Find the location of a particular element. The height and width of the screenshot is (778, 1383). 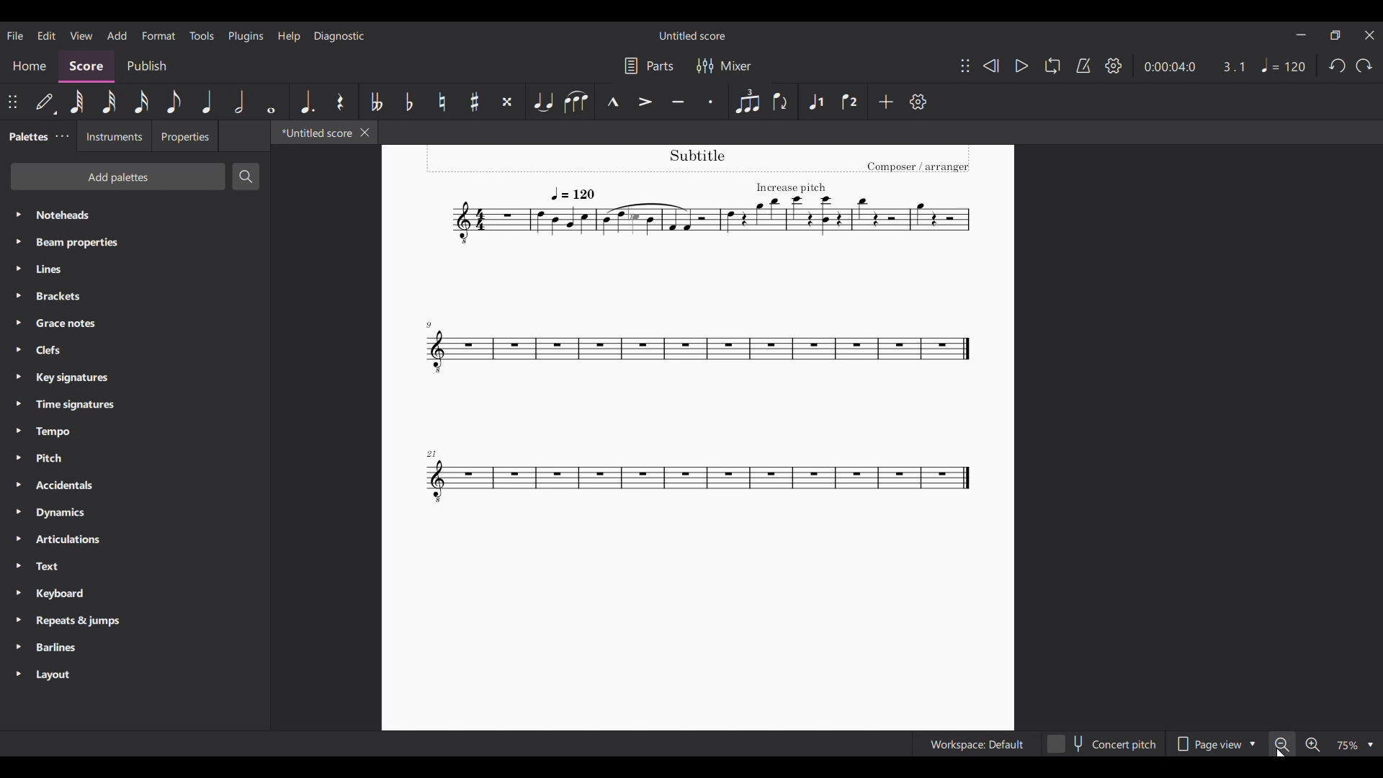

75% is located at coordinates (1344, 745).